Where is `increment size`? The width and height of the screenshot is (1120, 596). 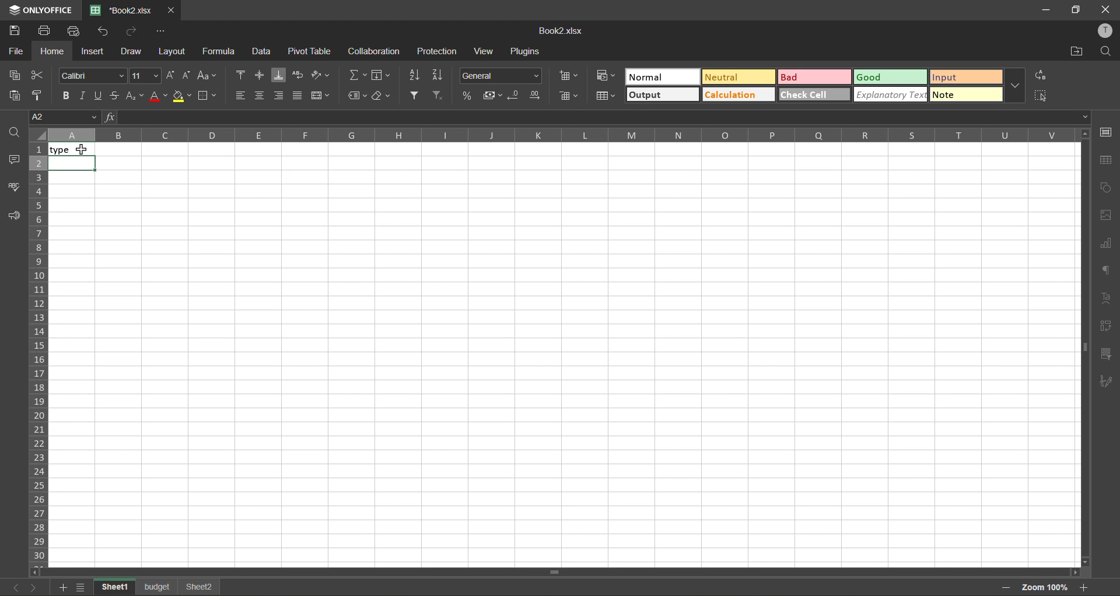 increment size is located at coordinates (171, 75).